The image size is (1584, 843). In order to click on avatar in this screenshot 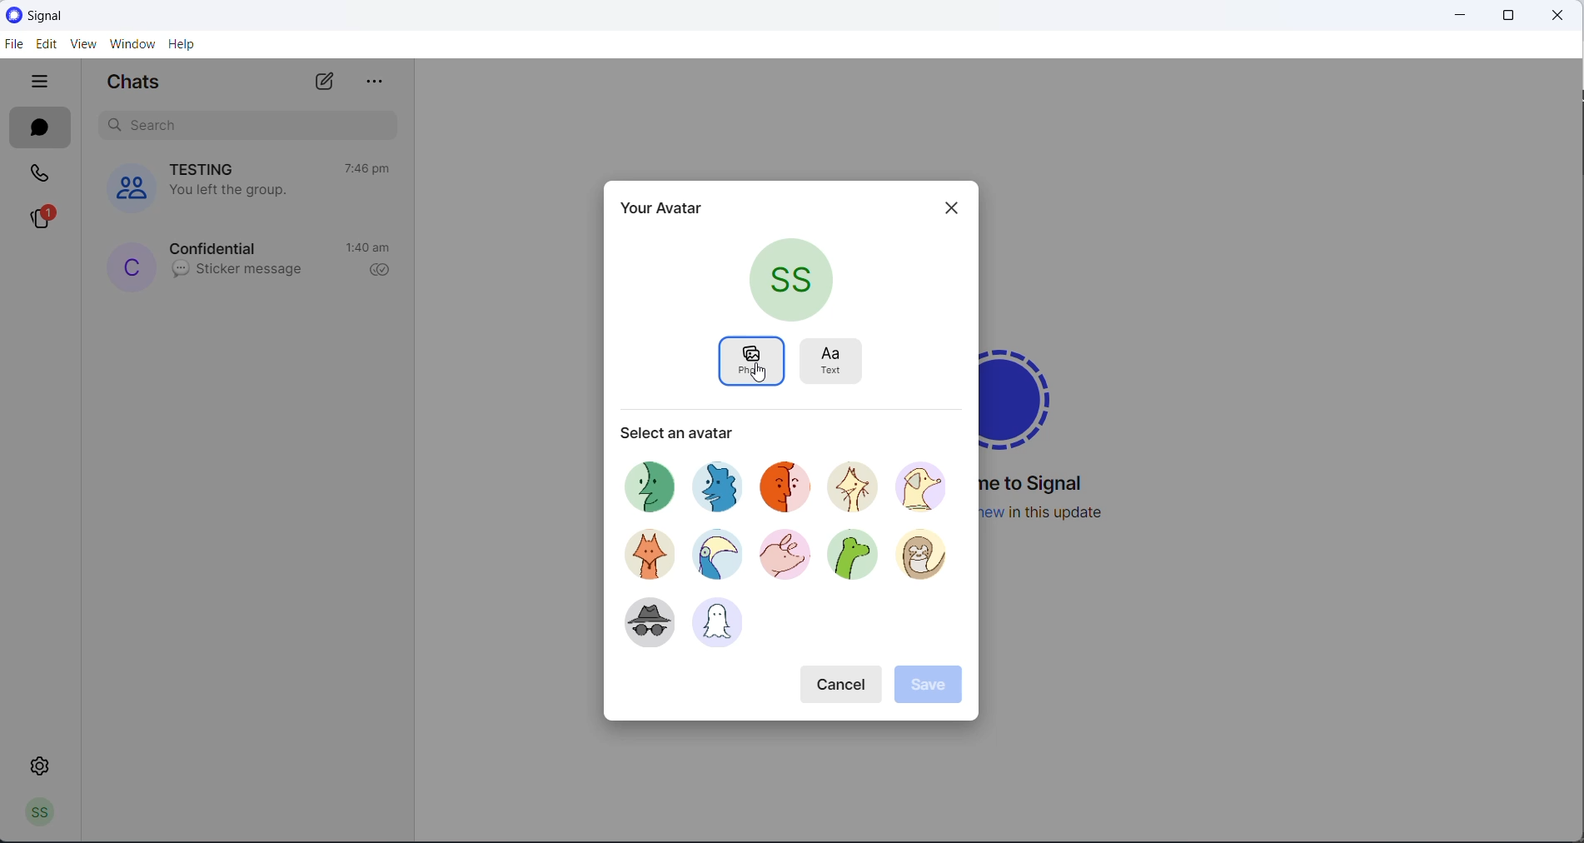, I will do `click(925, 556)`.